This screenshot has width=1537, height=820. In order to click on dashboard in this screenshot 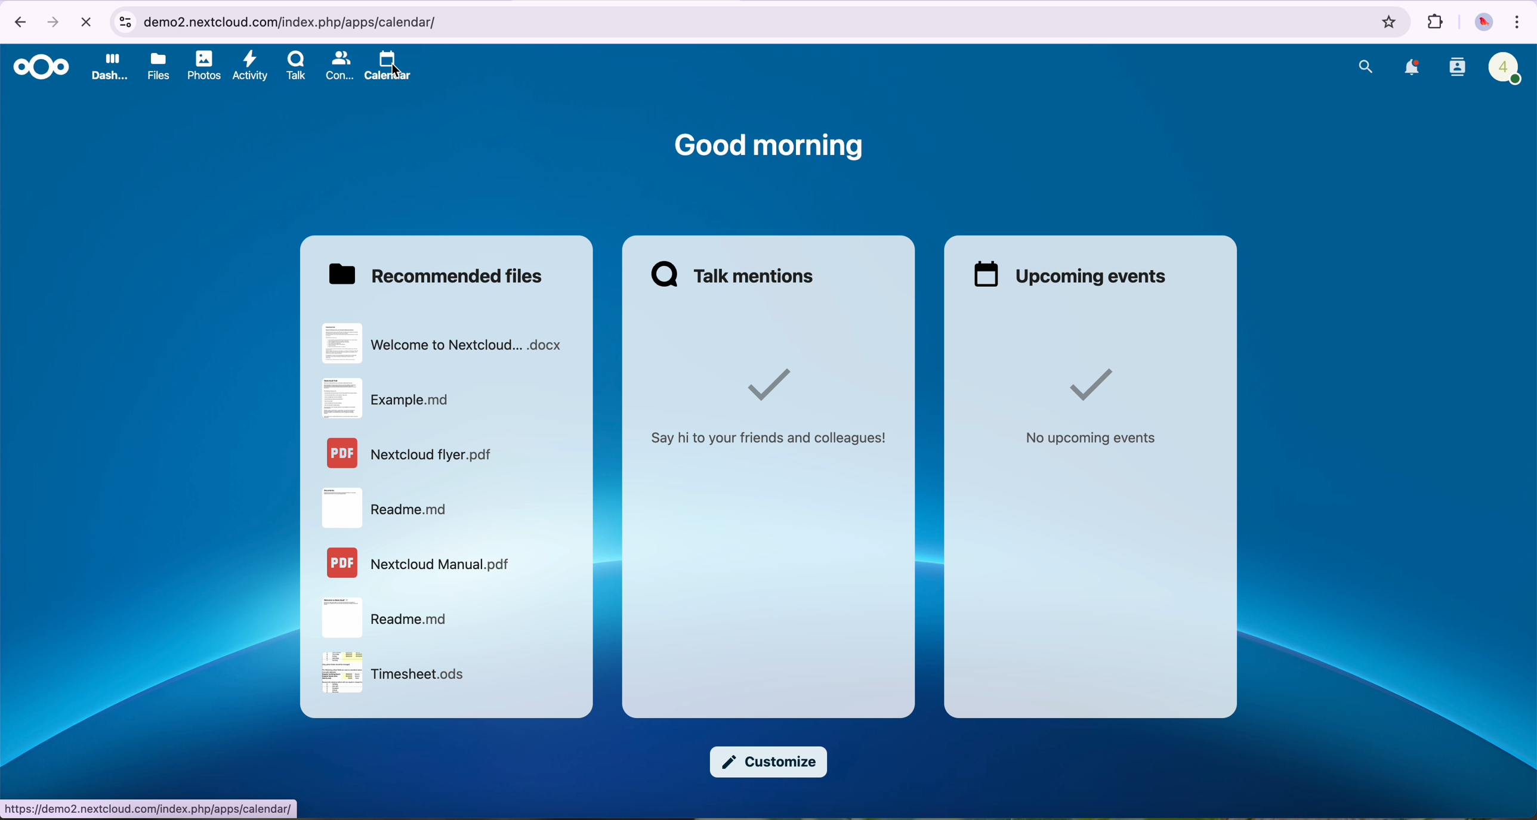, I will do `click(109, 69)`.